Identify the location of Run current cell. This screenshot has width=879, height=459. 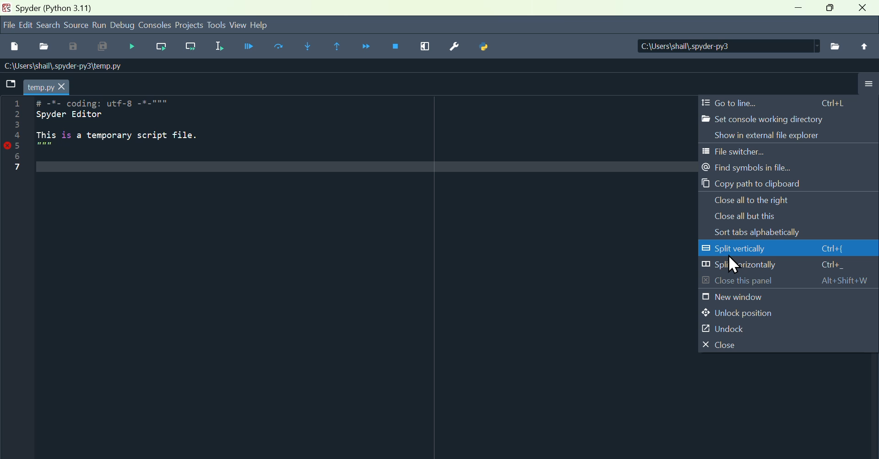
(279, 48).